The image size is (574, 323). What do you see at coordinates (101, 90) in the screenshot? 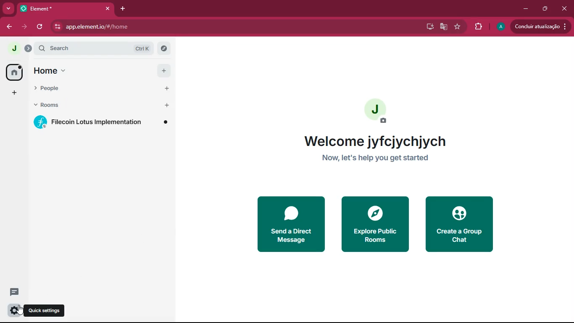
I see `people` at bounding box center [101, 90].